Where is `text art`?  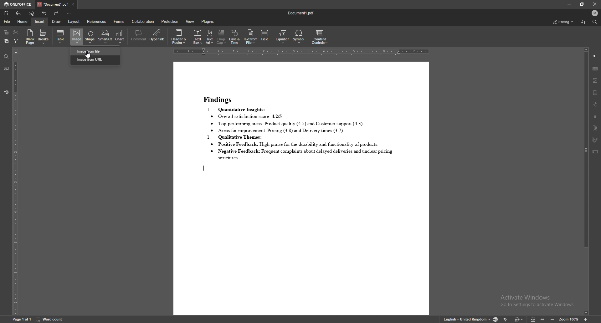 text art is located at coordinates (210, 37).